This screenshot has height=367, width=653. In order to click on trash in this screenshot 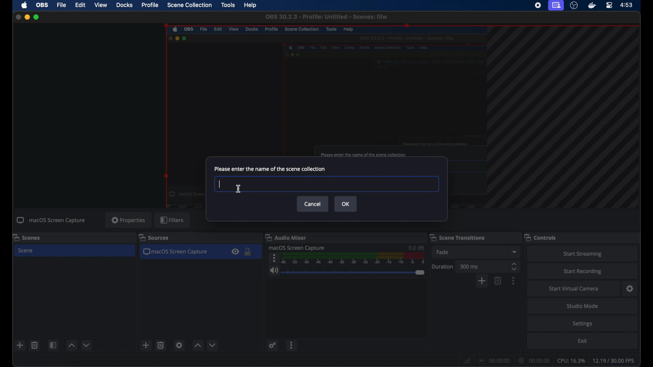, I will do `click(35, 345)`.